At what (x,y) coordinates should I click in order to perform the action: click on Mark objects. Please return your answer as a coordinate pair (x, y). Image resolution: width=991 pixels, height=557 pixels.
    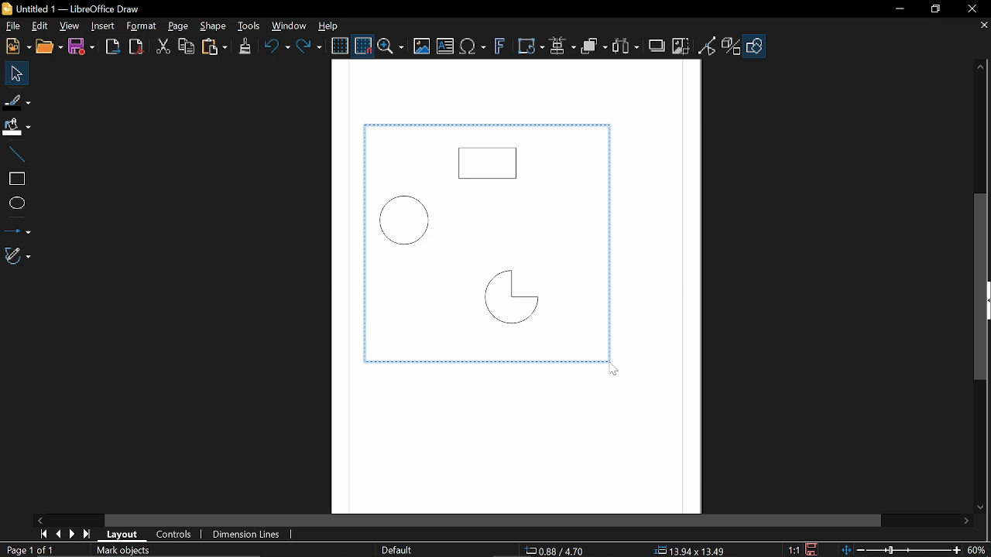
    Looking at the image, I should click on (130, 550).